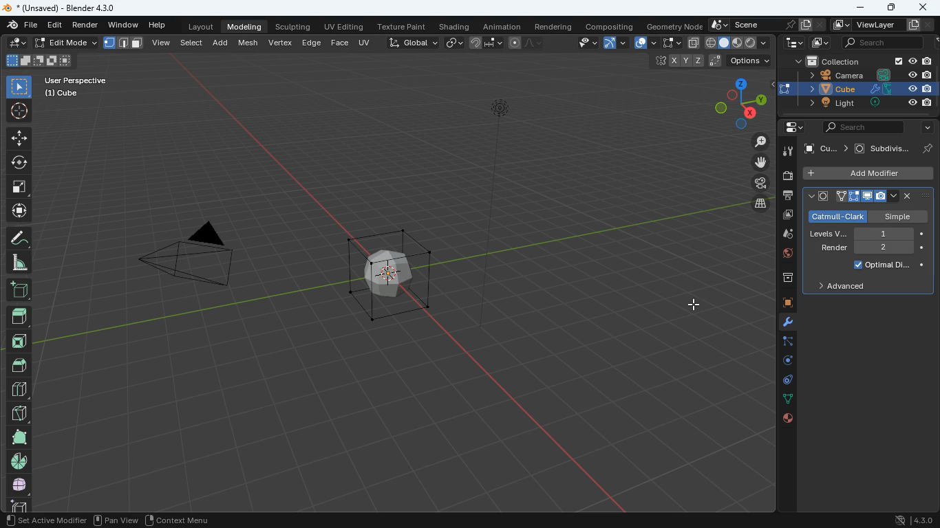 This screenshot has height=528, width=940. What do you see at coordinates (793, 43) in the screenshot?
I see `tecch` at bounding box center [793, 43].